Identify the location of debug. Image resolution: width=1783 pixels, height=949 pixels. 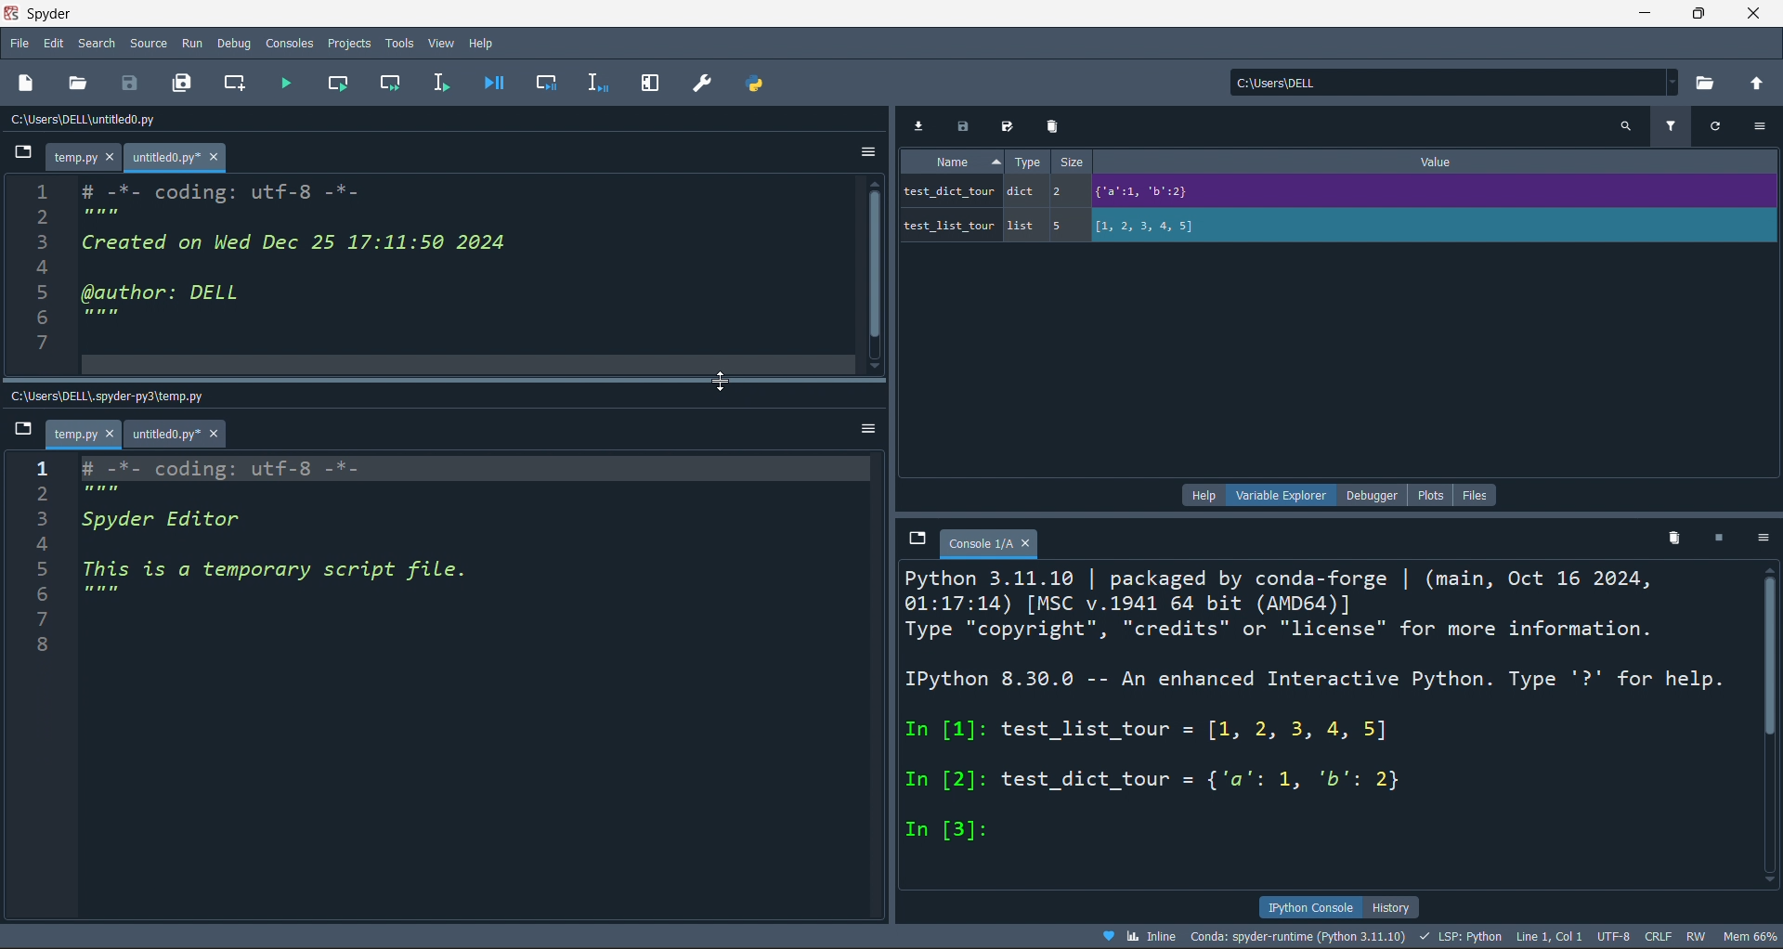
(238, 43).